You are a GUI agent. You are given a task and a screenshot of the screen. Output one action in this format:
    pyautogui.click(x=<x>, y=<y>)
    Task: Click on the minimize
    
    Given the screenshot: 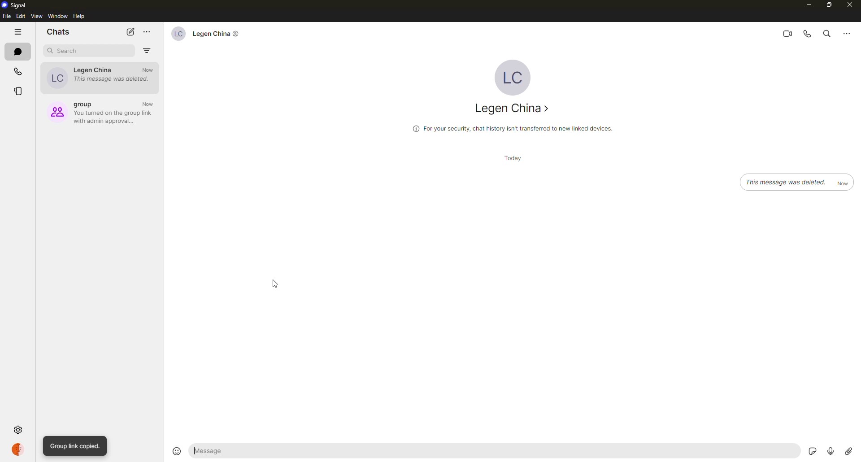 What is the action you would take?
    pyautogui.click(x=804, y=4)
    